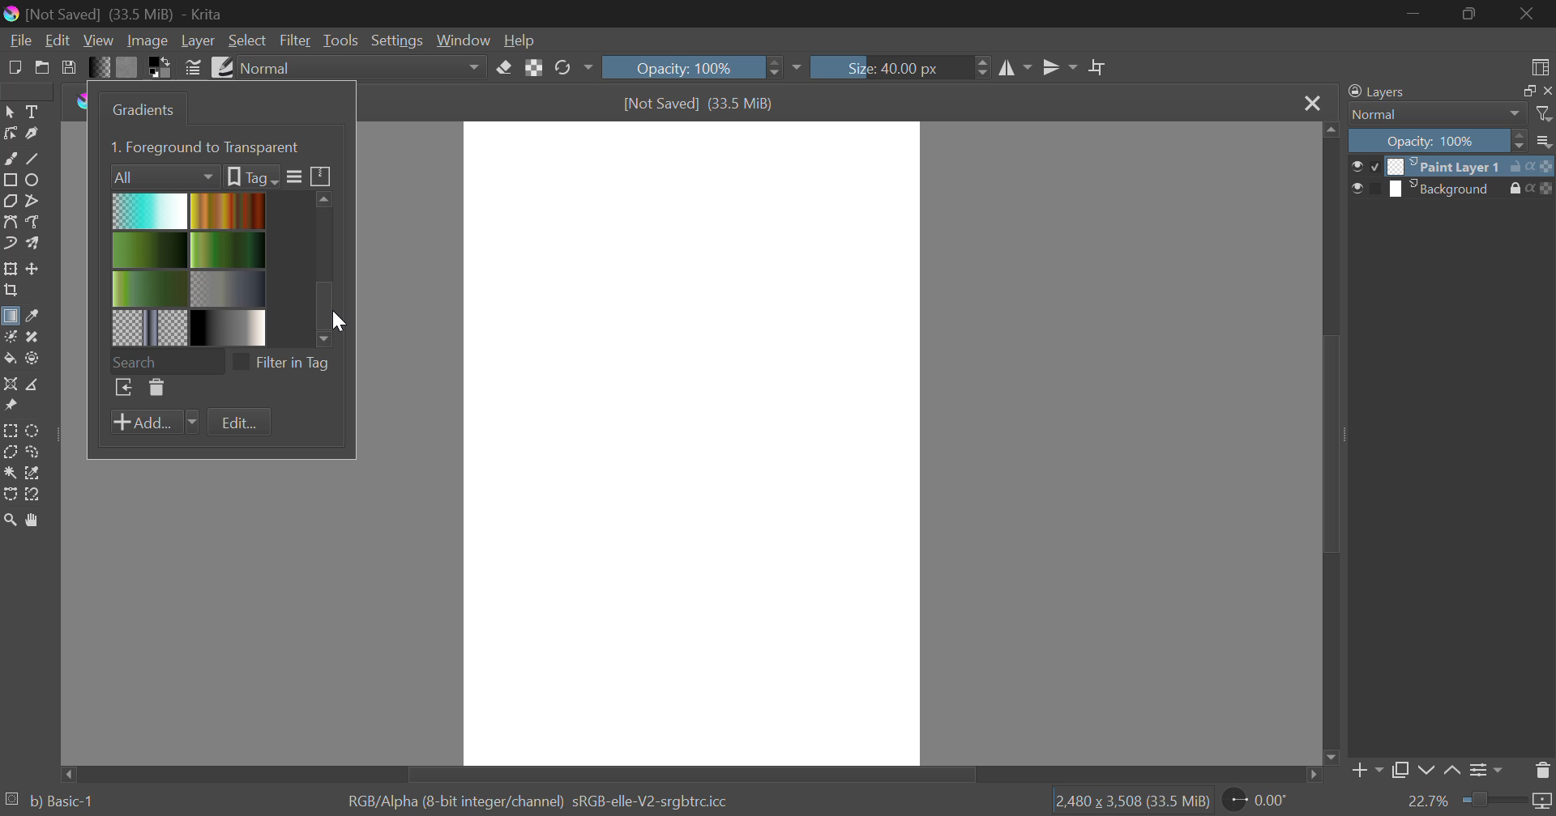 The width and height of the screenshot is (1556, 816). What do you see at coordinates (31, 110) in the screenshot?
I see `Text` at bounding box center [31, 110].